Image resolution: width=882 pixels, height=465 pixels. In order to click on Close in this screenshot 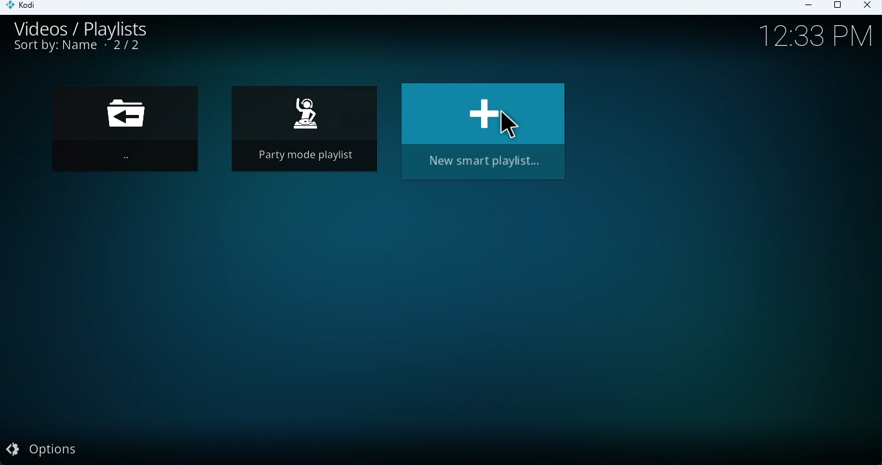, I will do `click(869, 8)`.